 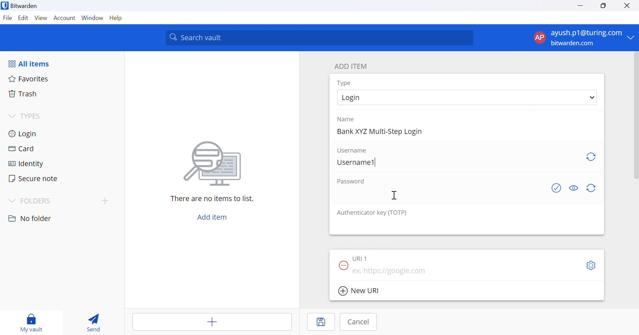 I want to click on Password, so click(x=352, y=181).